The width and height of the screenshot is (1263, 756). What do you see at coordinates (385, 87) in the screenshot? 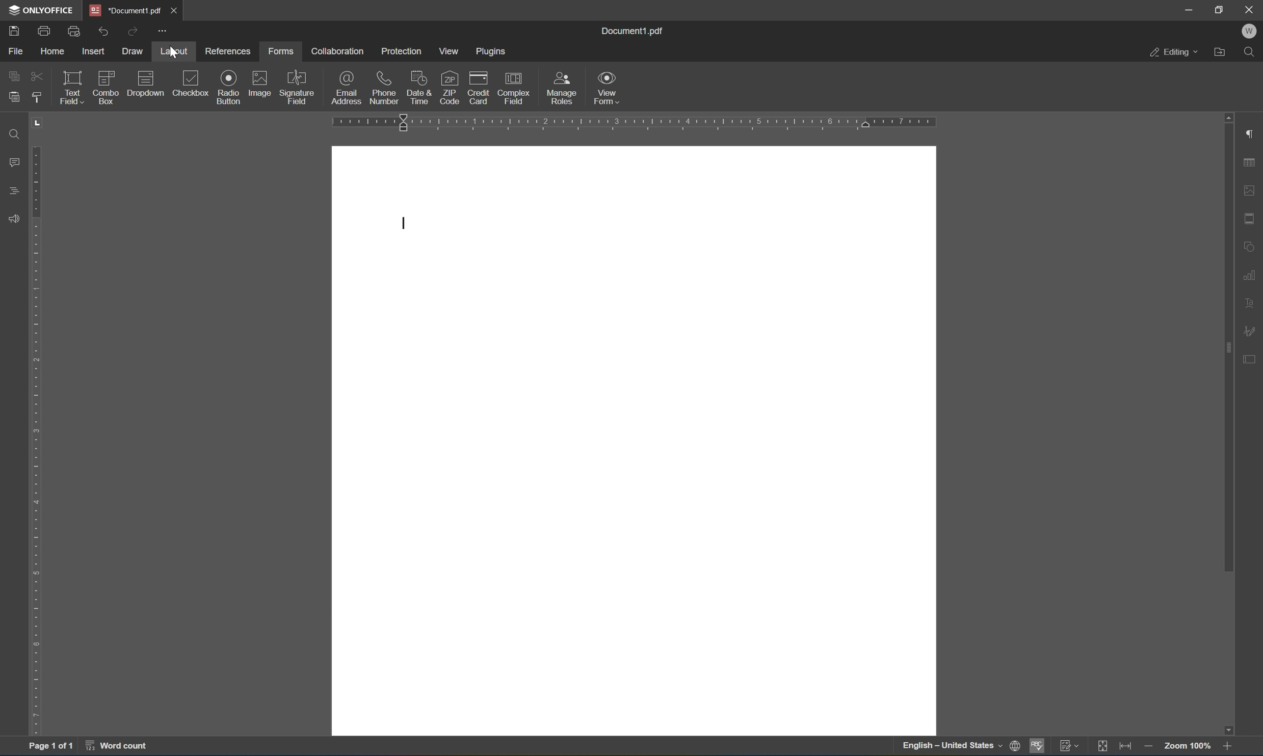
I see `phone number` at bounding box center [385, 87].